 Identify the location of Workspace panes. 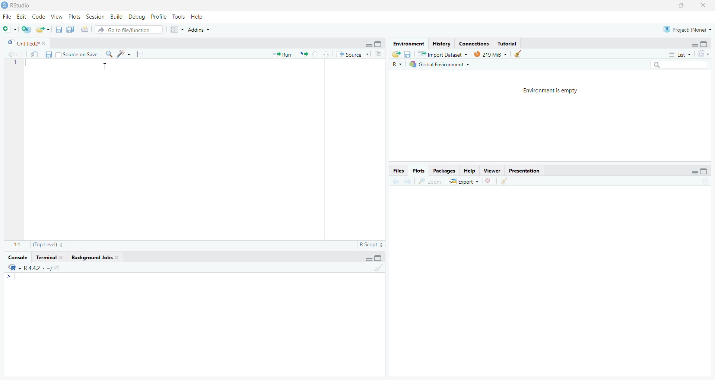
(175, 29).